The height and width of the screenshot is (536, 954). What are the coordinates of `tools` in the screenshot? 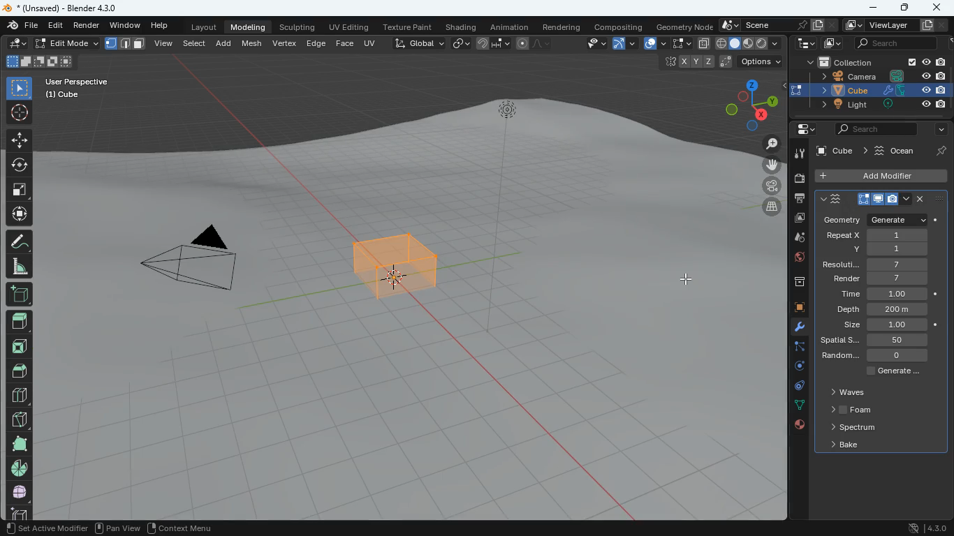 It's located at (793, 329).